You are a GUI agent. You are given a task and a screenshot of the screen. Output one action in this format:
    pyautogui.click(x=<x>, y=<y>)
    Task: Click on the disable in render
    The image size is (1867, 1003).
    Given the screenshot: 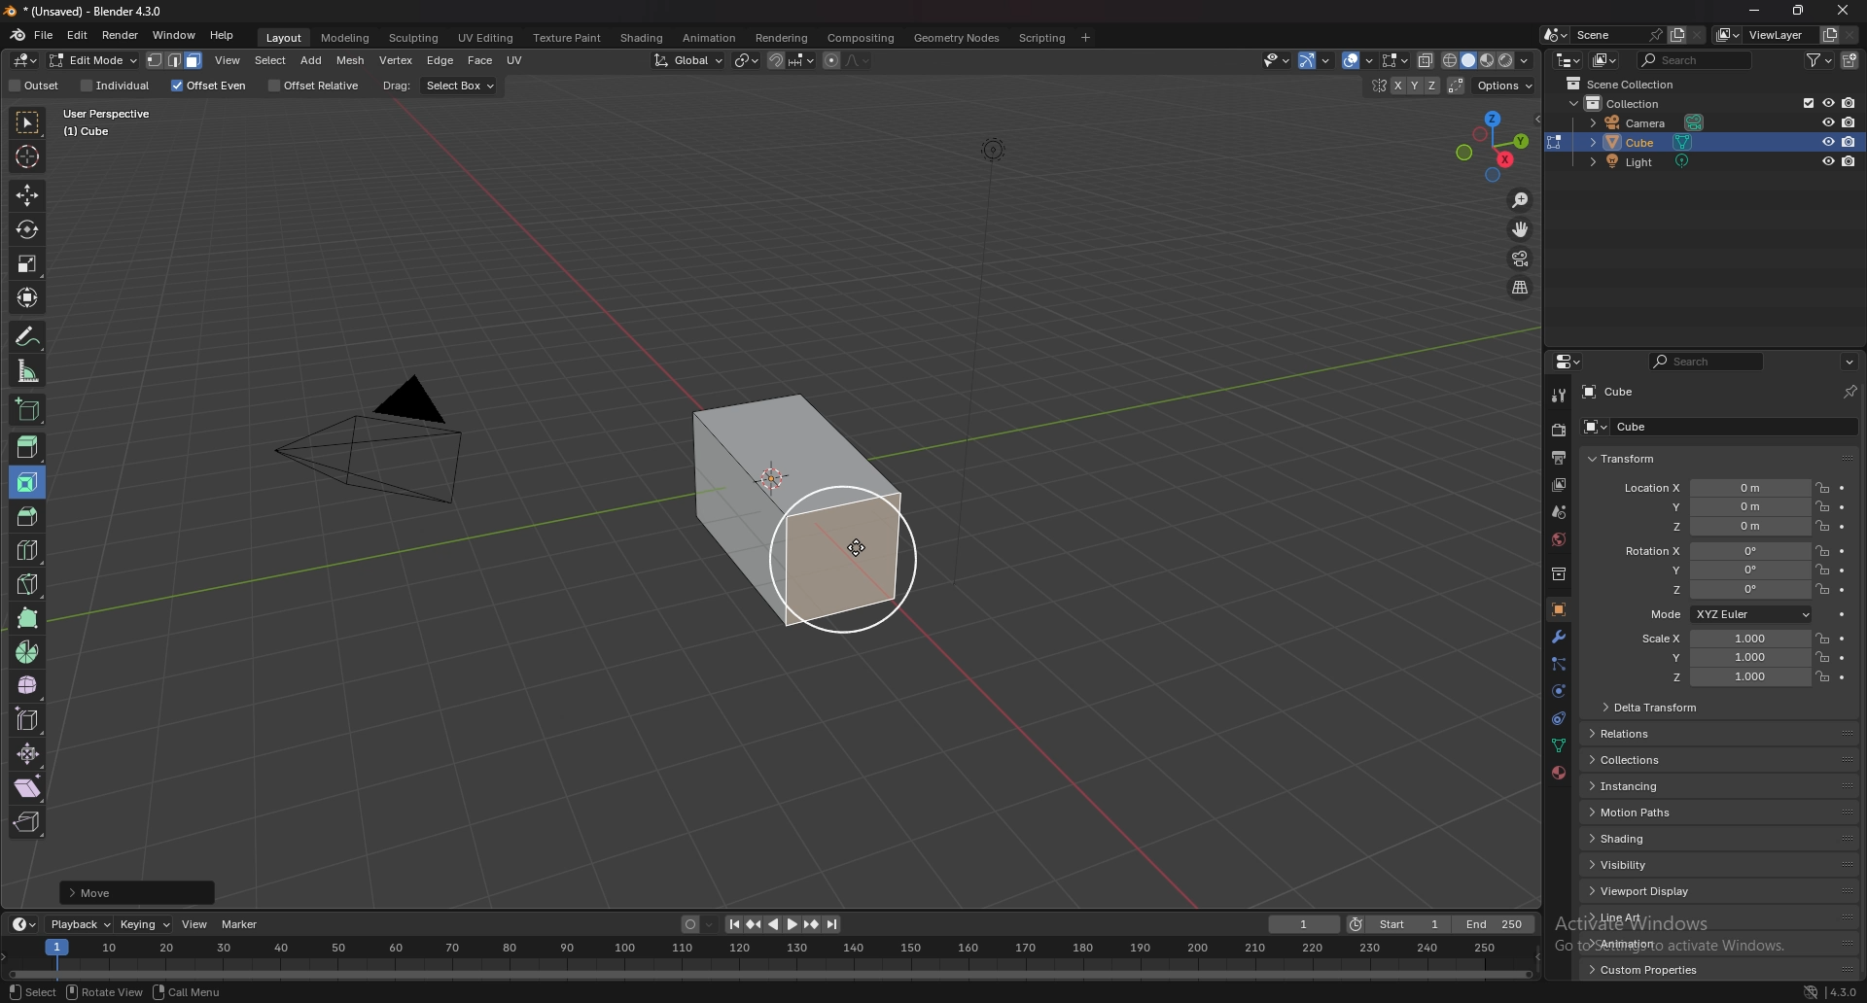 What is the action you would take?
    pyautogui.click(x=1849, y=142)
    